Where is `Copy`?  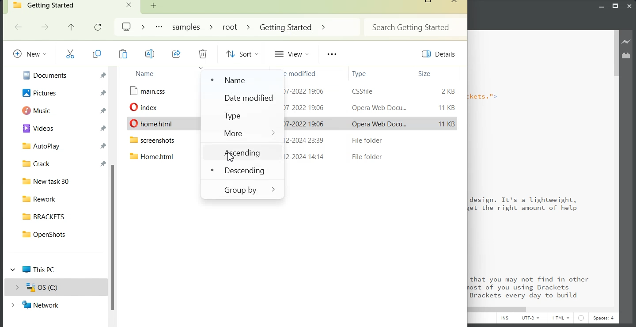 Copy is located at coordinates (96, 54).